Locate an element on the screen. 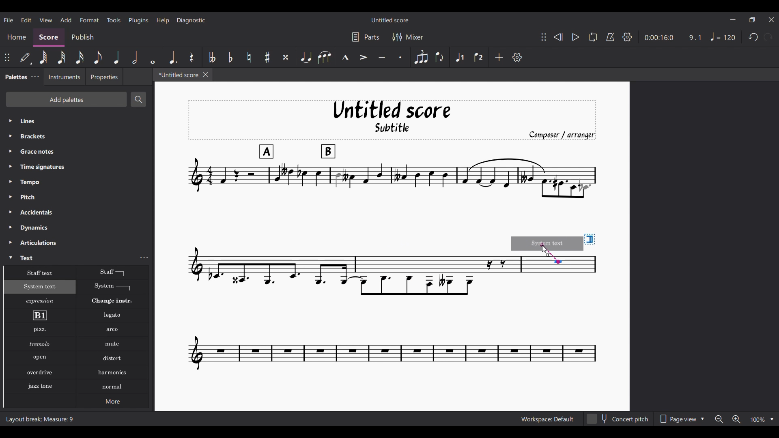 This screenshot has width=779, height=438. Arko is located at coordinates (112, 330).